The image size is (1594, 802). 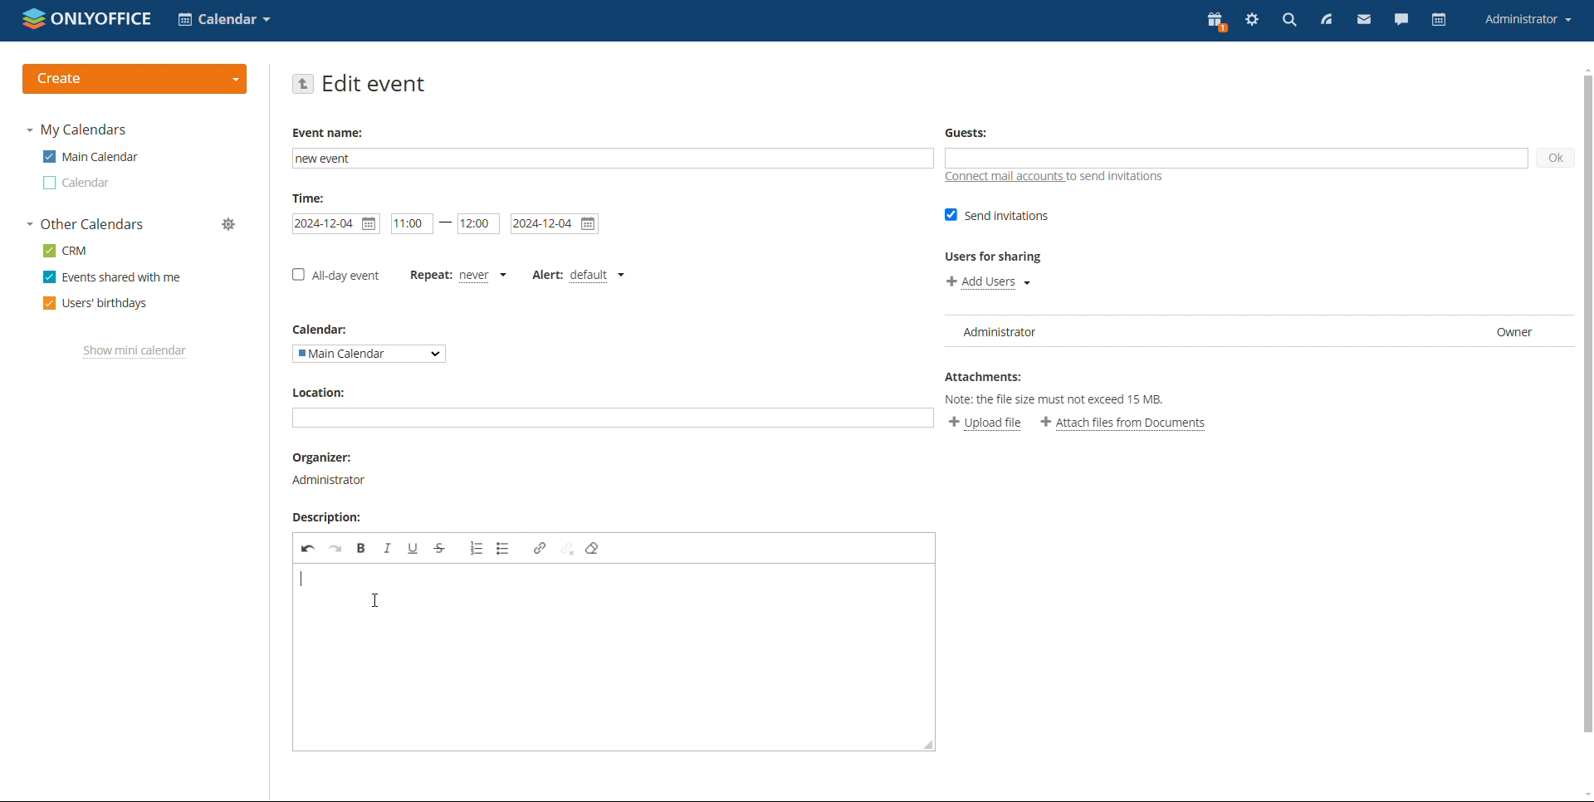 I want to click on adding description, so click(x=302, y=579).